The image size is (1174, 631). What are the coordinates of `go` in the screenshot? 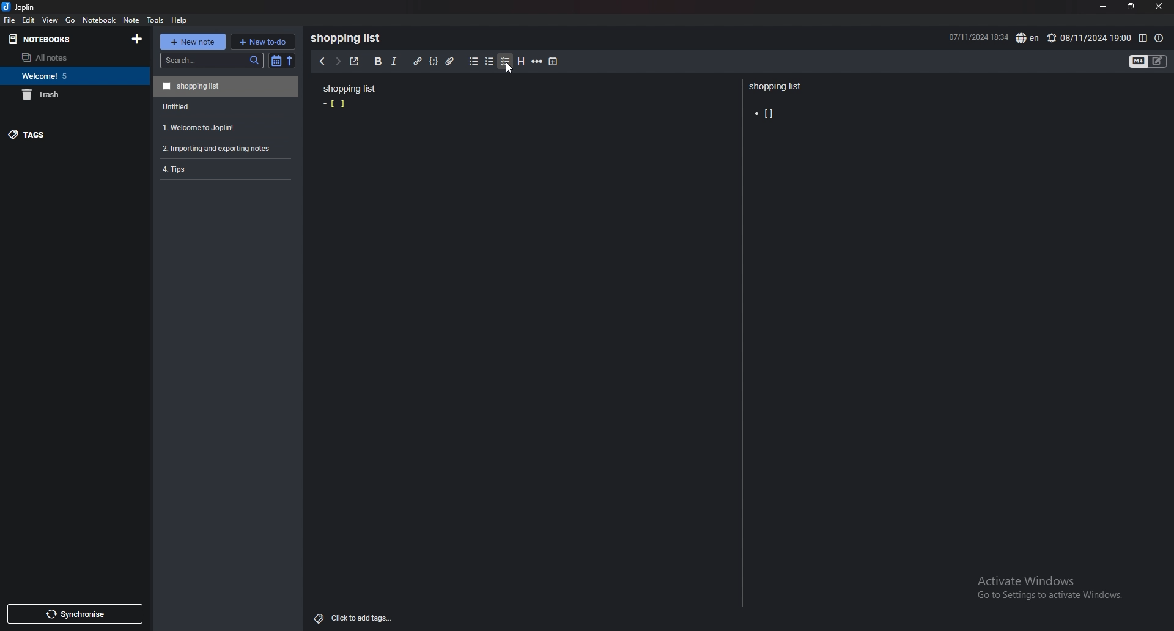 It's located at (71, 21).